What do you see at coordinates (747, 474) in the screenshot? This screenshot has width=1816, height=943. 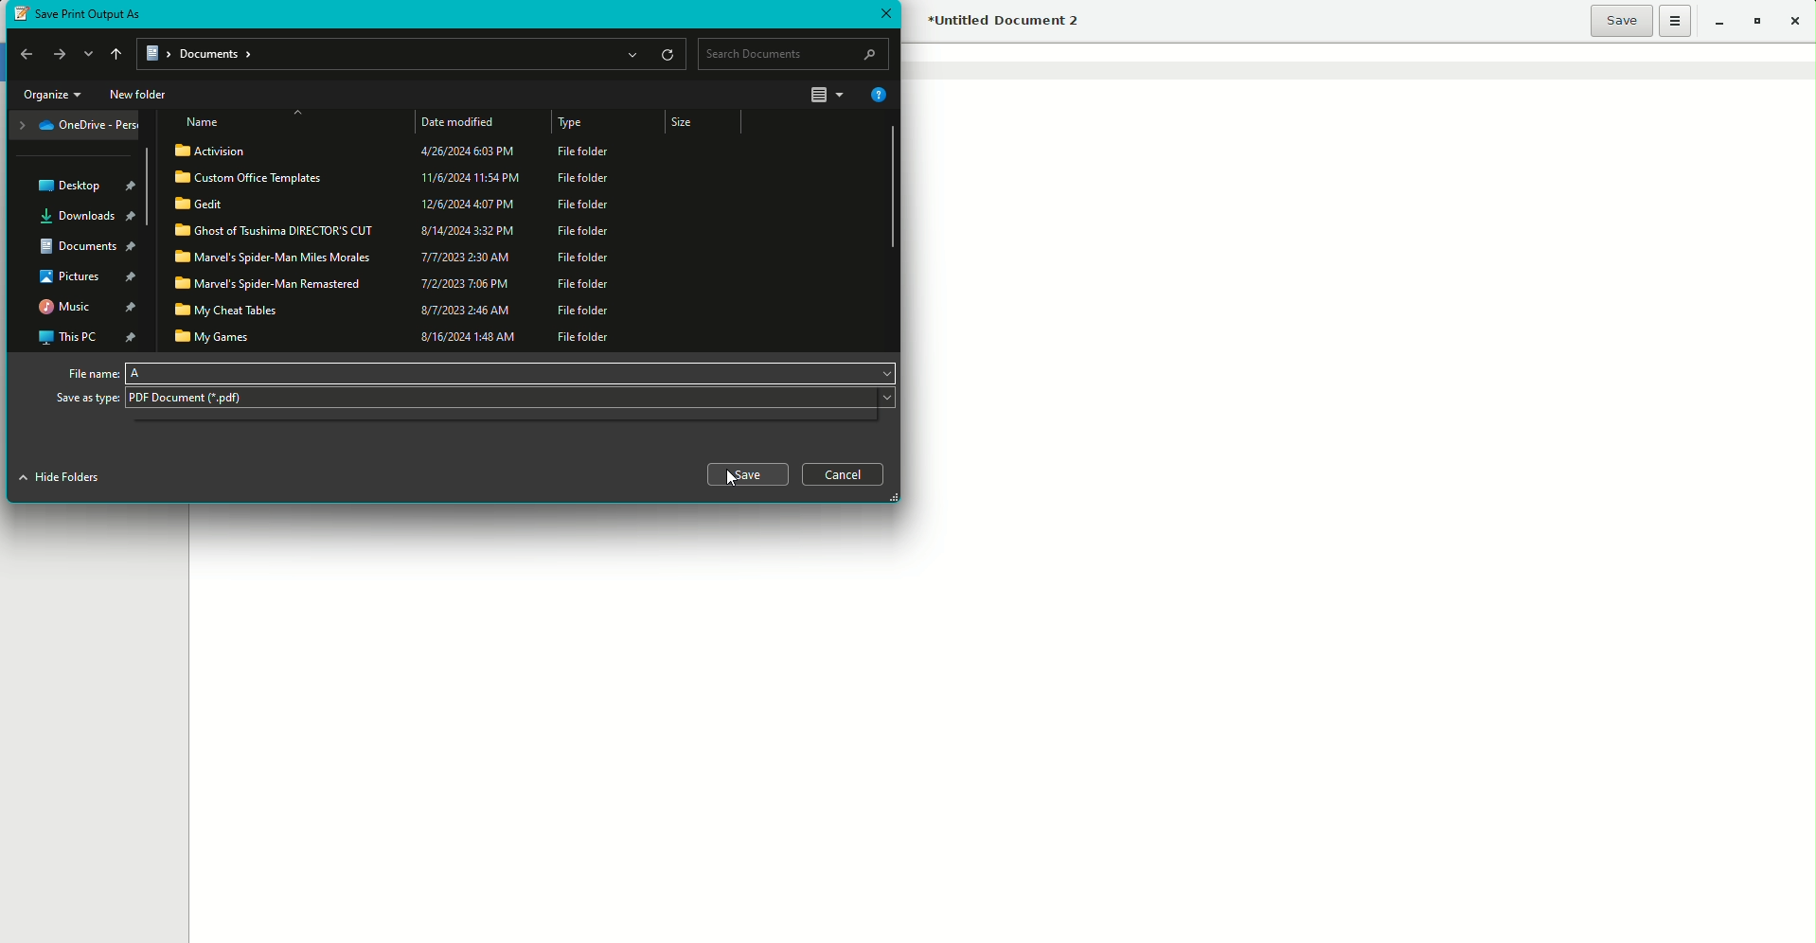 I see `Save` at bounding box center [747, 474].